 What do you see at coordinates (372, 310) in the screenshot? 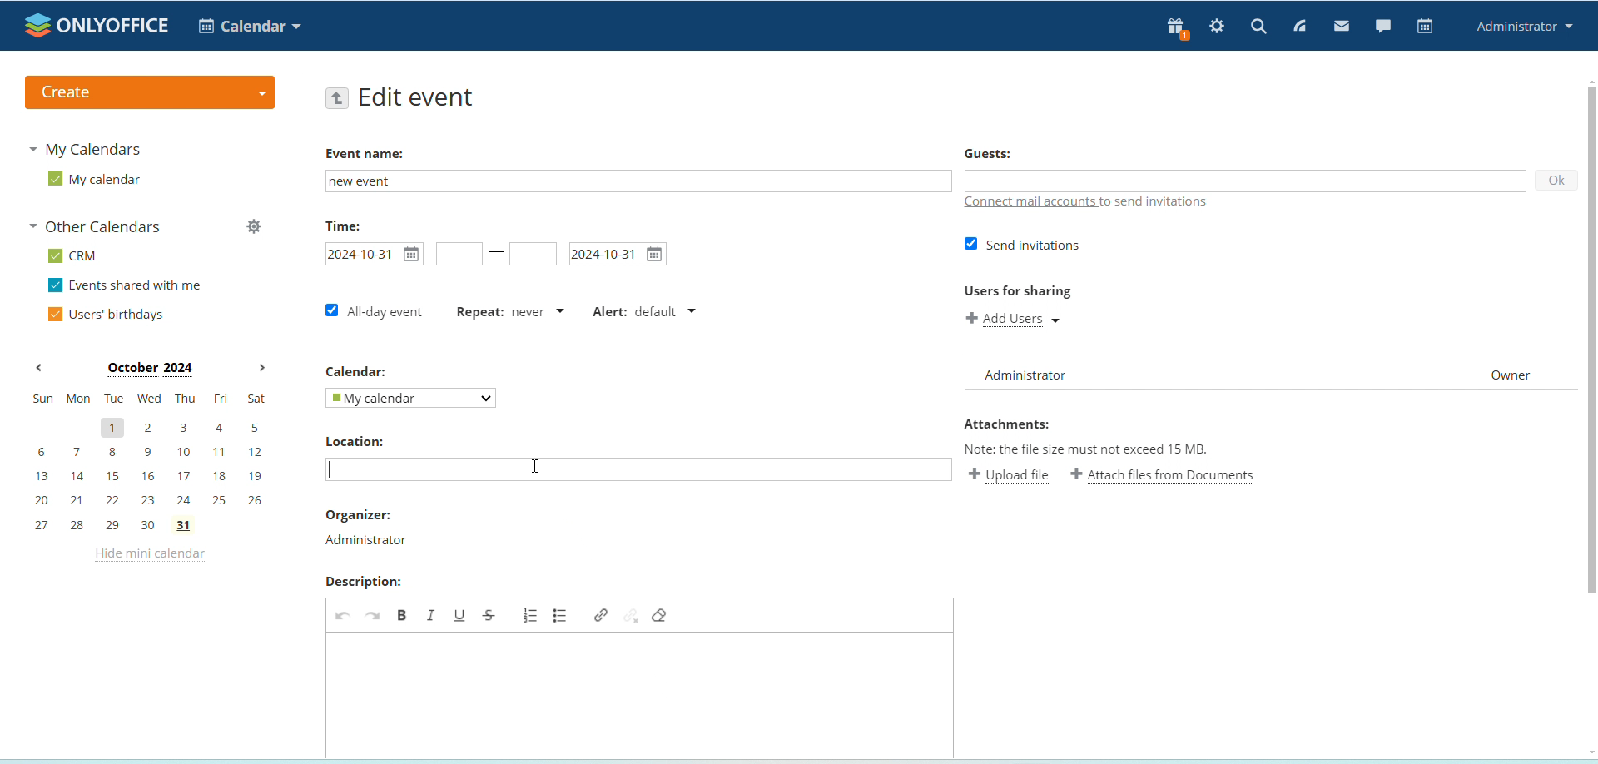
I see `all day event checkbox` at bounding box center [372, 310].